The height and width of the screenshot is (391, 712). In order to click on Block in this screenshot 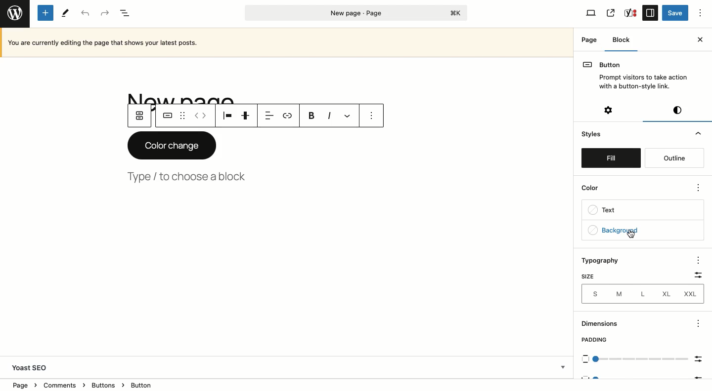, I will do `click(622, 43)`.